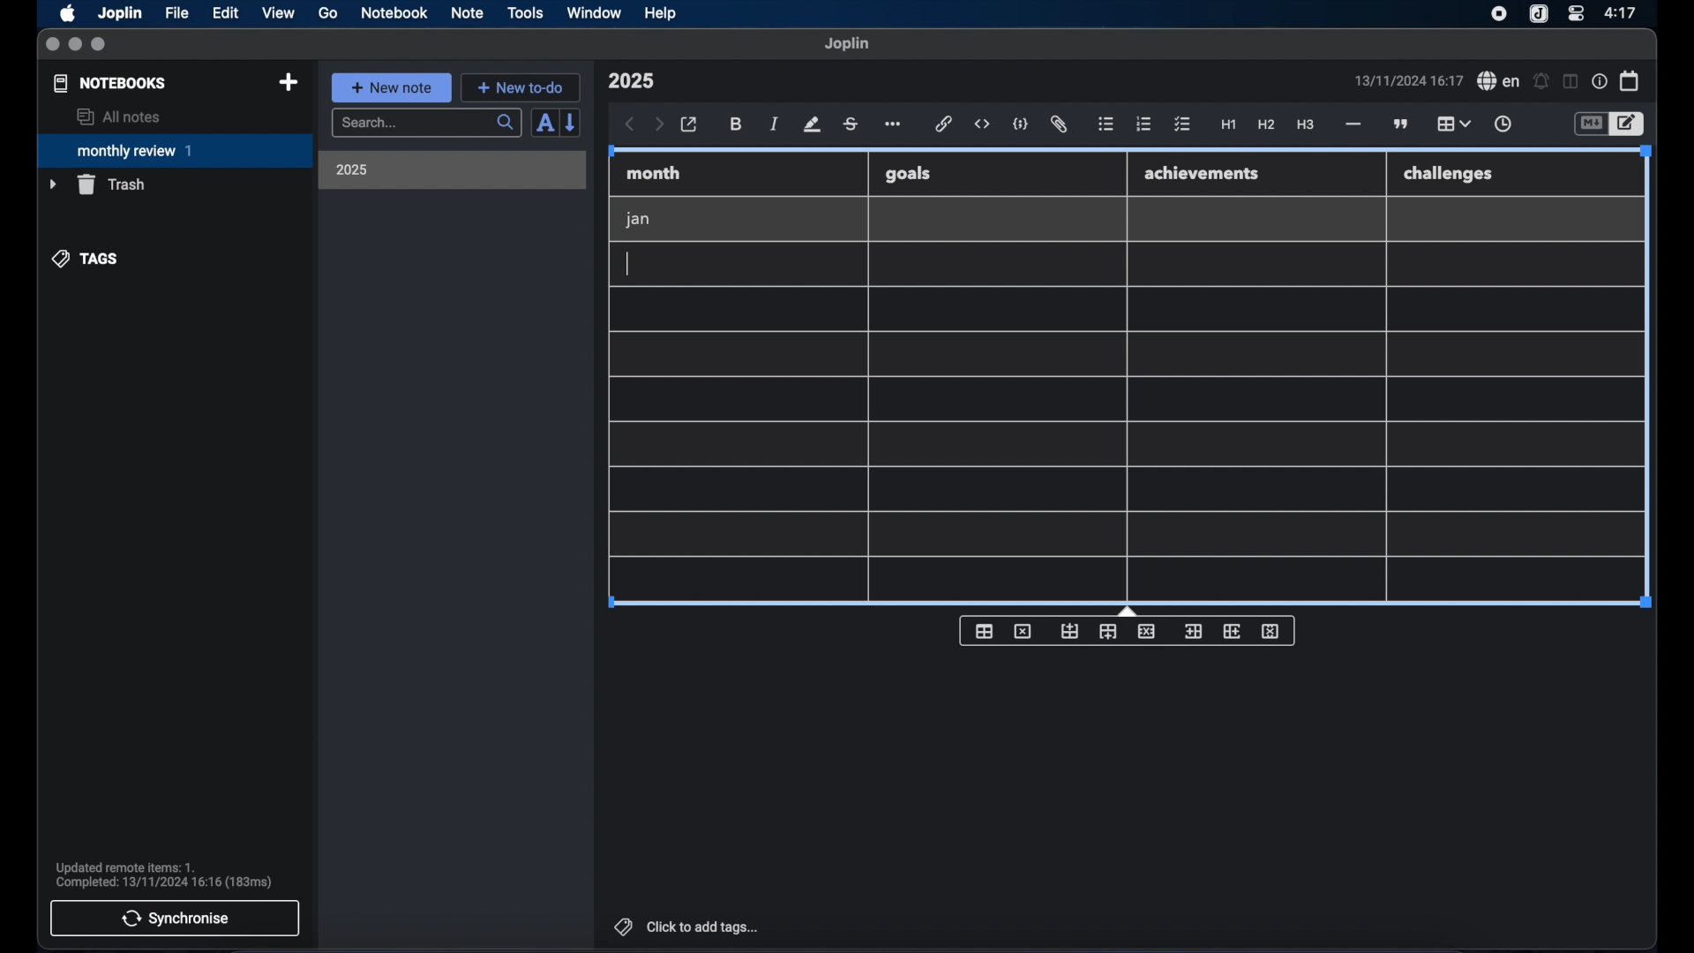 This screenshot has height=953, width=1694. Describe the element at coordinates (521, 87) in the screenshot. I see `new to-do` at that location.